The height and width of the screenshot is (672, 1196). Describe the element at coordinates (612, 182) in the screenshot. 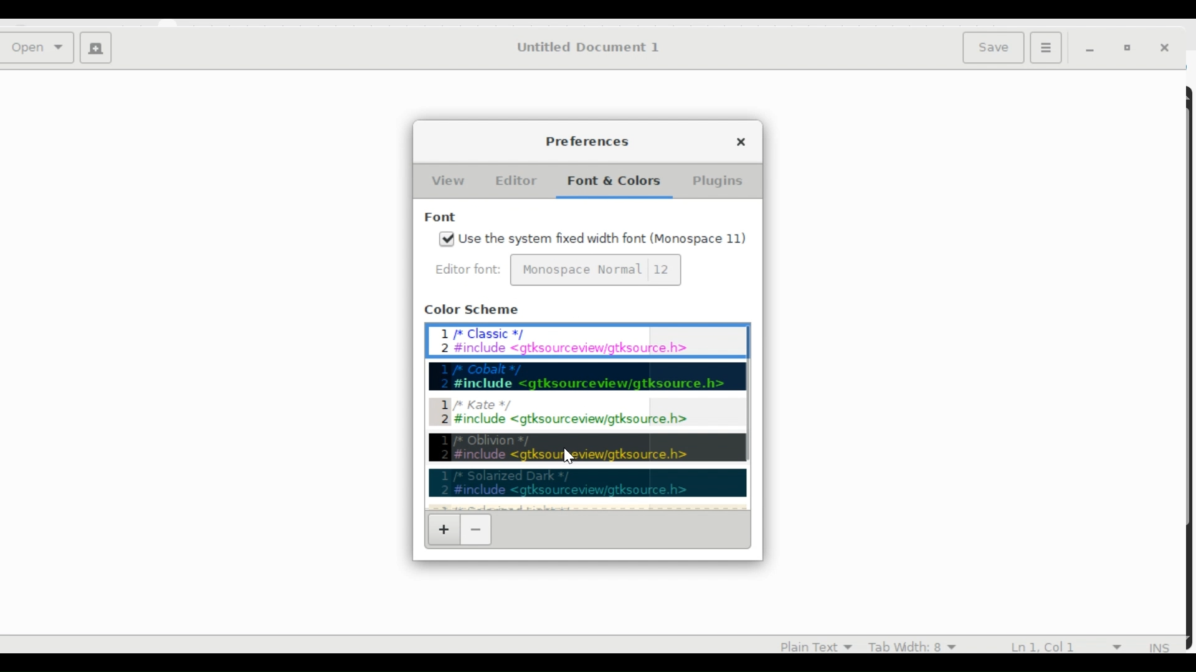

I see `selected Font & Color tab` at that location.